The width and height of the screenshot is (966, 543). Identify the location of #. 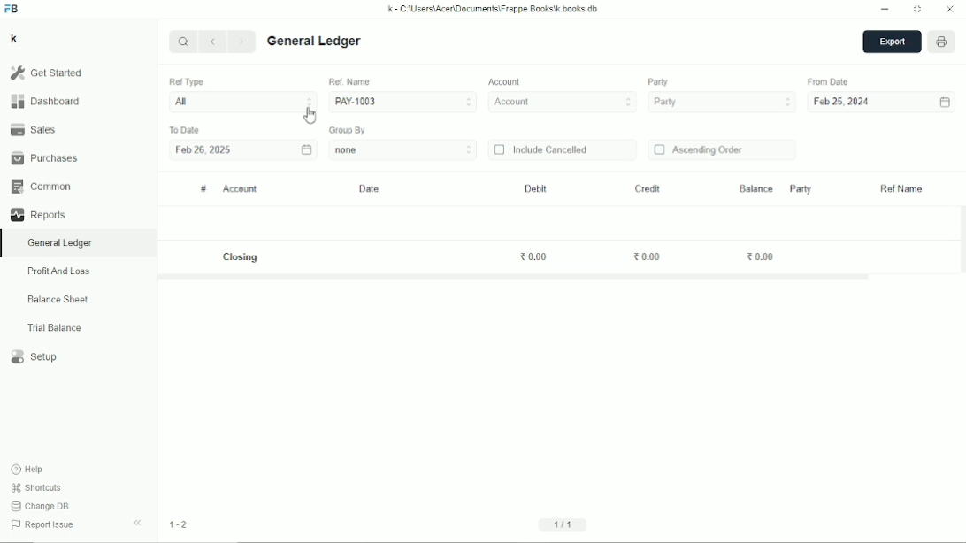
(203, 189).